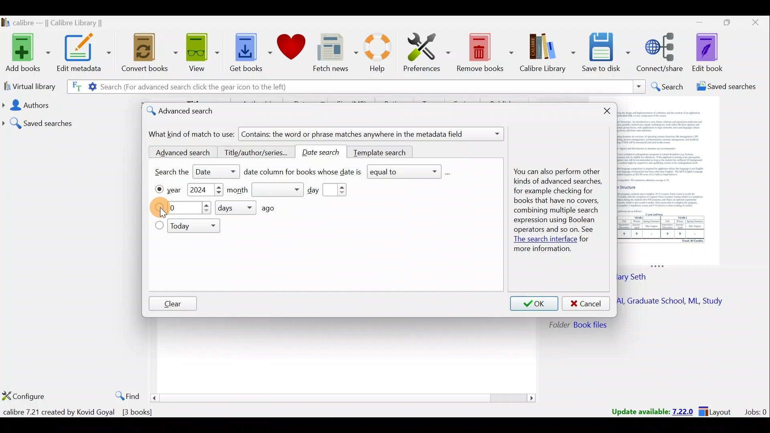  Describe the element at coordinates (638, 87) in the screenshot. I see `Search dropdown` at that location.